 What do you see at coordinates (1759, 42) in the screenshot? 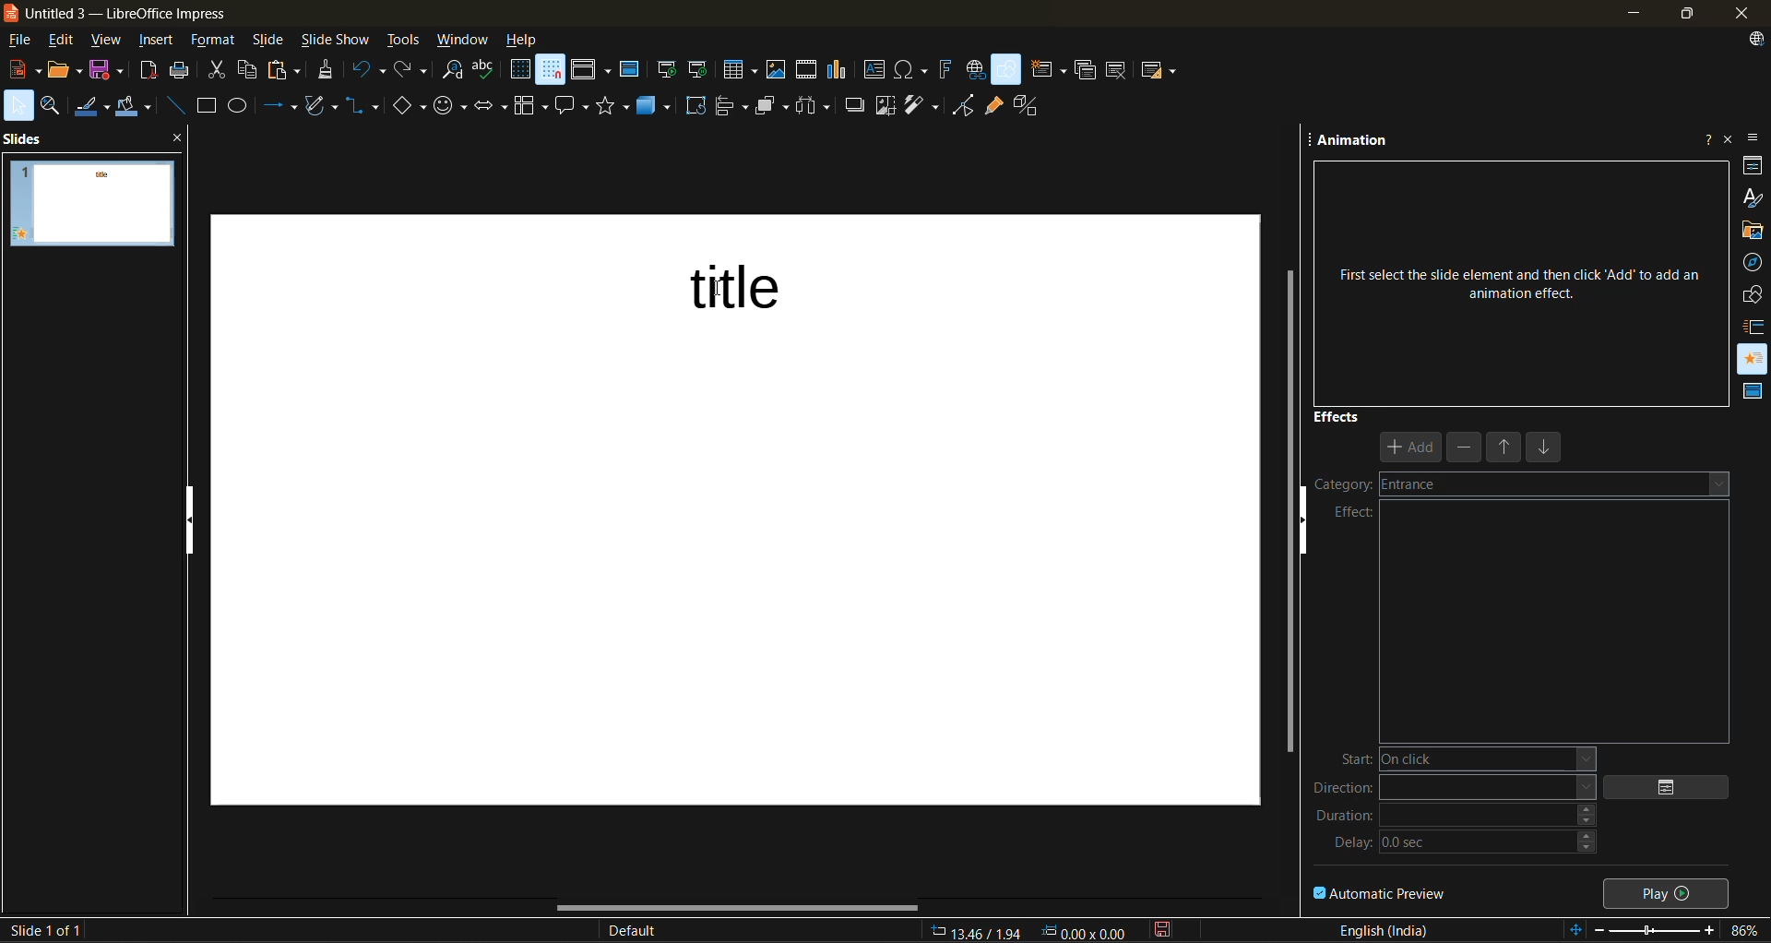
I see `update` at bounding box center [1759, 42].